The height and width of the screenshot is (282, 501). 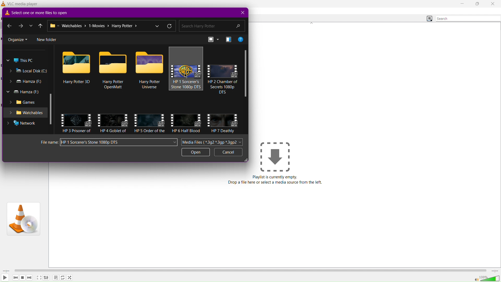 I want to click on spend time, so click(x=5, y=271).